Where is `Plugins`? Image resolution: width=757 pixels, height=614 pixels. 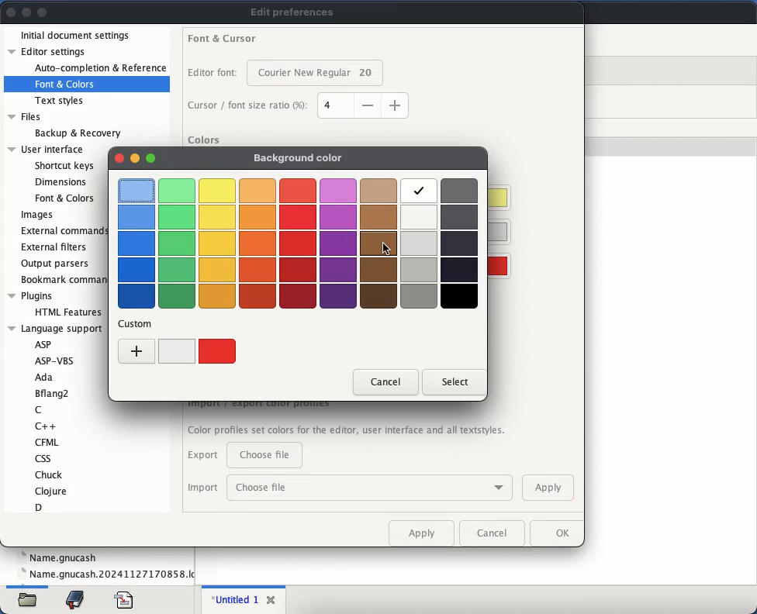
Plugins is located at coordinates (31, 295).